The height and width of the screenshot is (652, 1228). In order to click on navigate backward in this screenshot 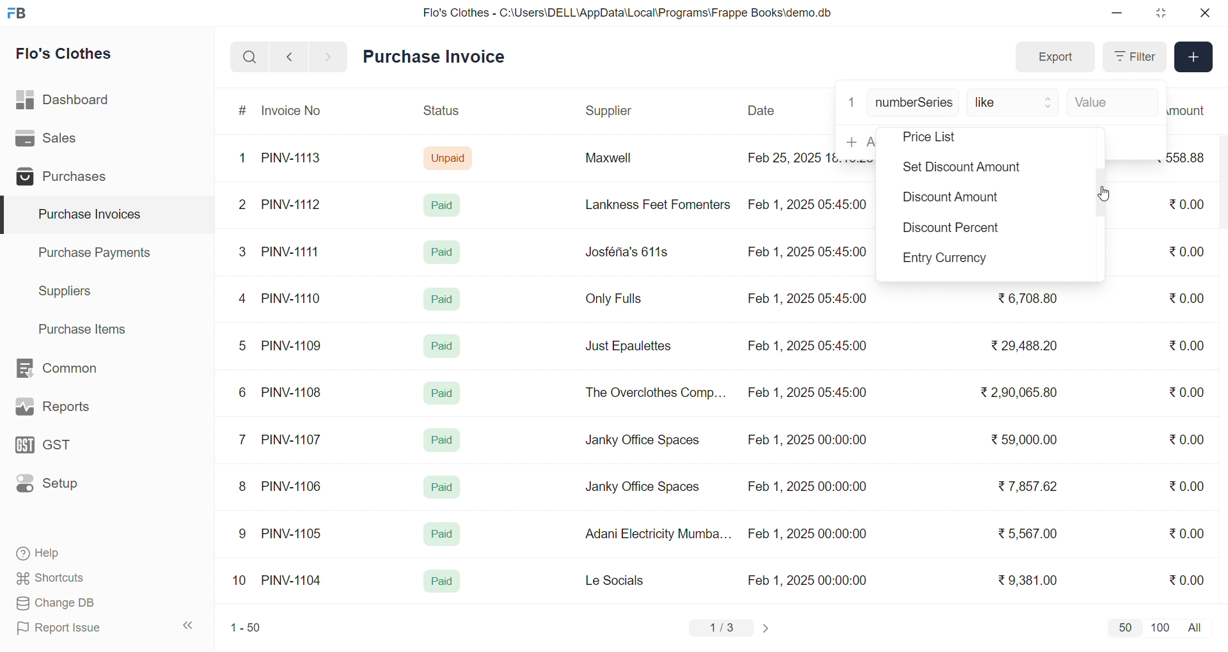, I will do `click(289, 56)`.